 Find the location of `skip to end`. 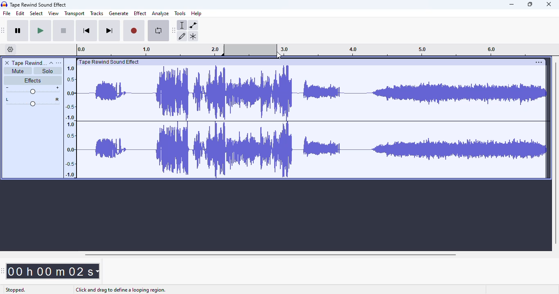

skip to end is located at coordinates (110, 31).